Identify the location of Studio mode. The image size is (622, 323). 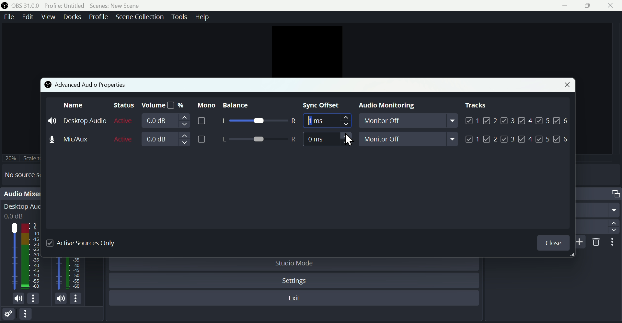
(295, 263).